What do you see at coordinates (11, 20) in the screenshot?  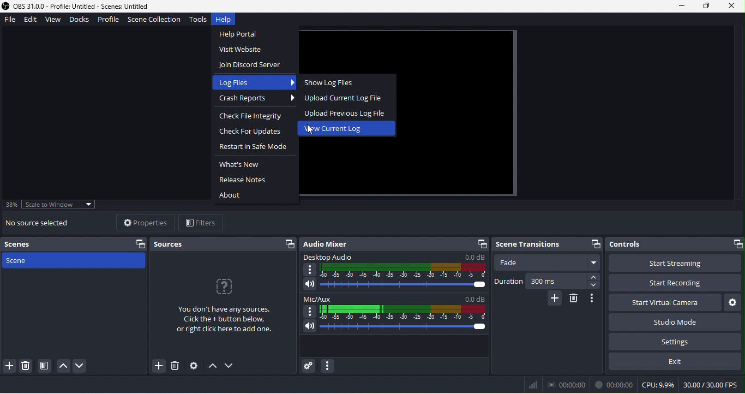 I see `file` at bounding box center [11, 20].